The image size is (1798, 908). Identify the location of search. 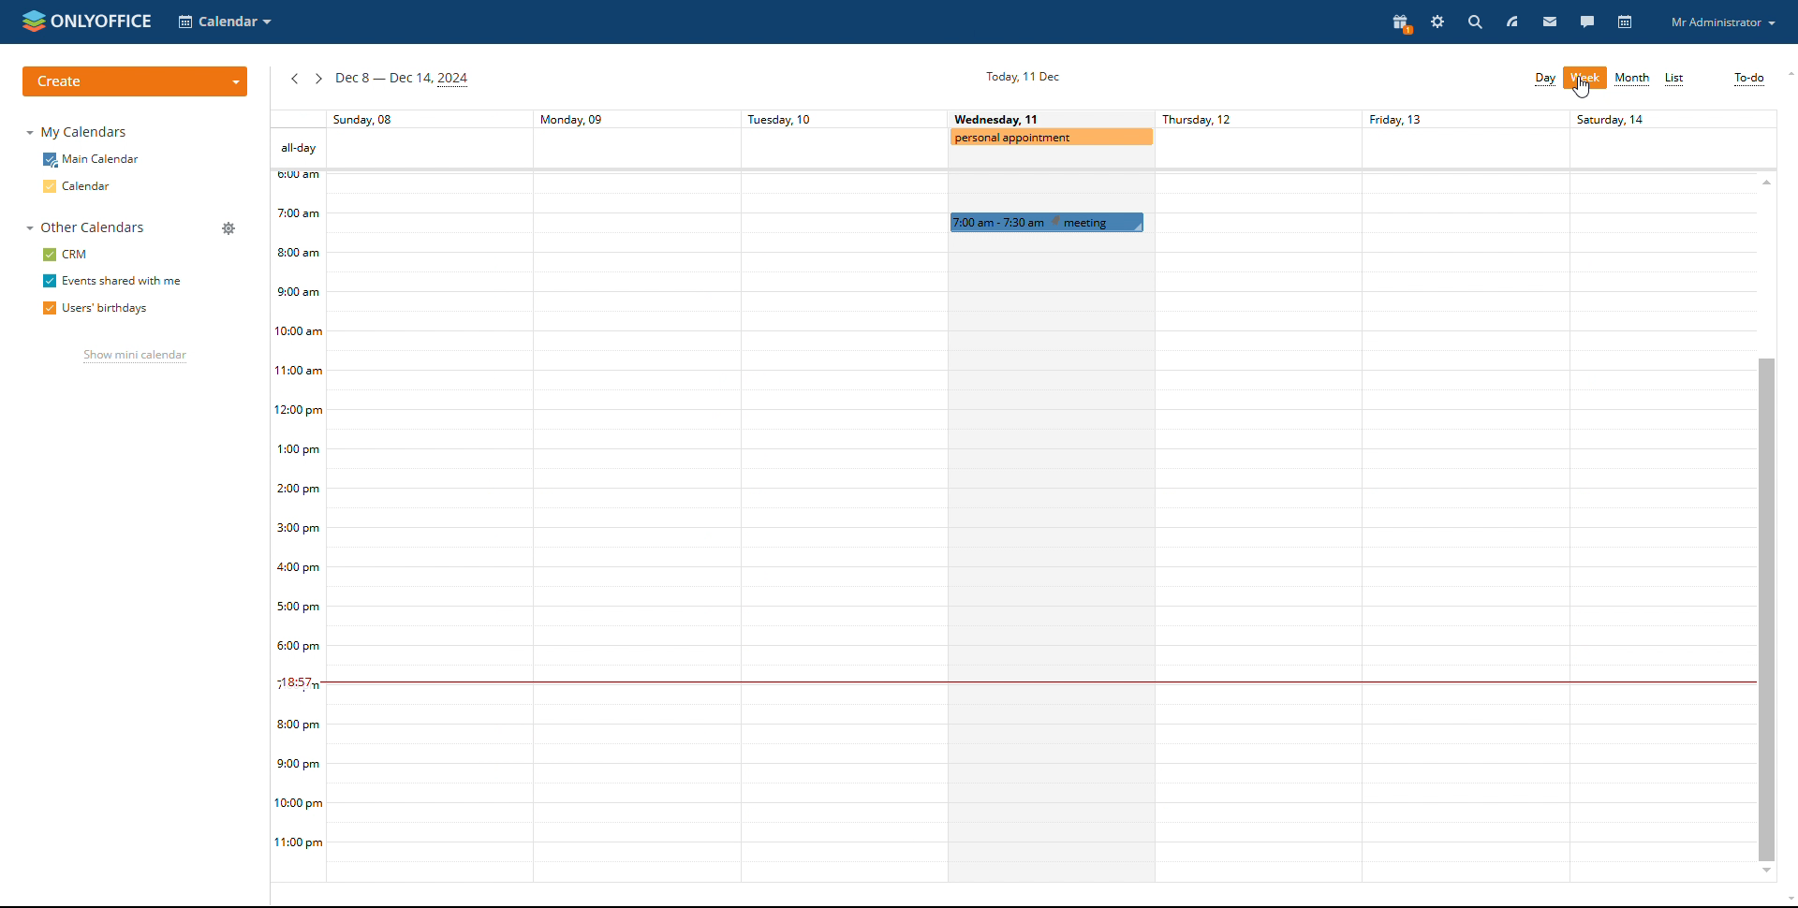
(1473, 22).